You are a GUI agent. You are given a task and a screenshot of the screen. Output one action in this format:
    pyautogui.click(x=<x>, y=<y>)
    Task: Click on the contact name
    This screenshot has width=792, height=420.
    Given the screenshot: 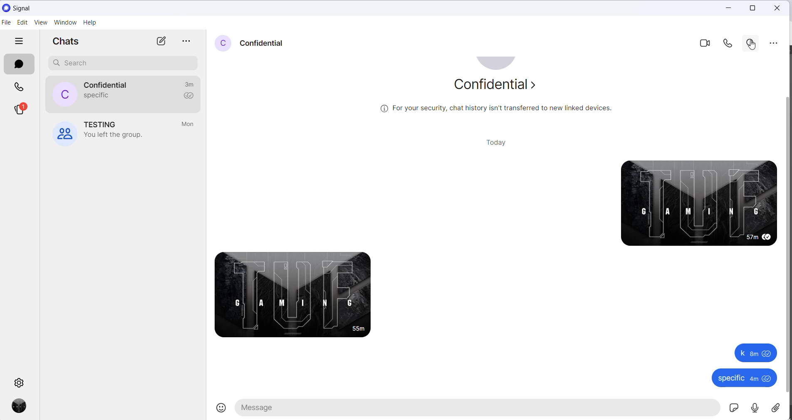 What is the action you would take?
    pyautogui.click(x=262, y=44)
    